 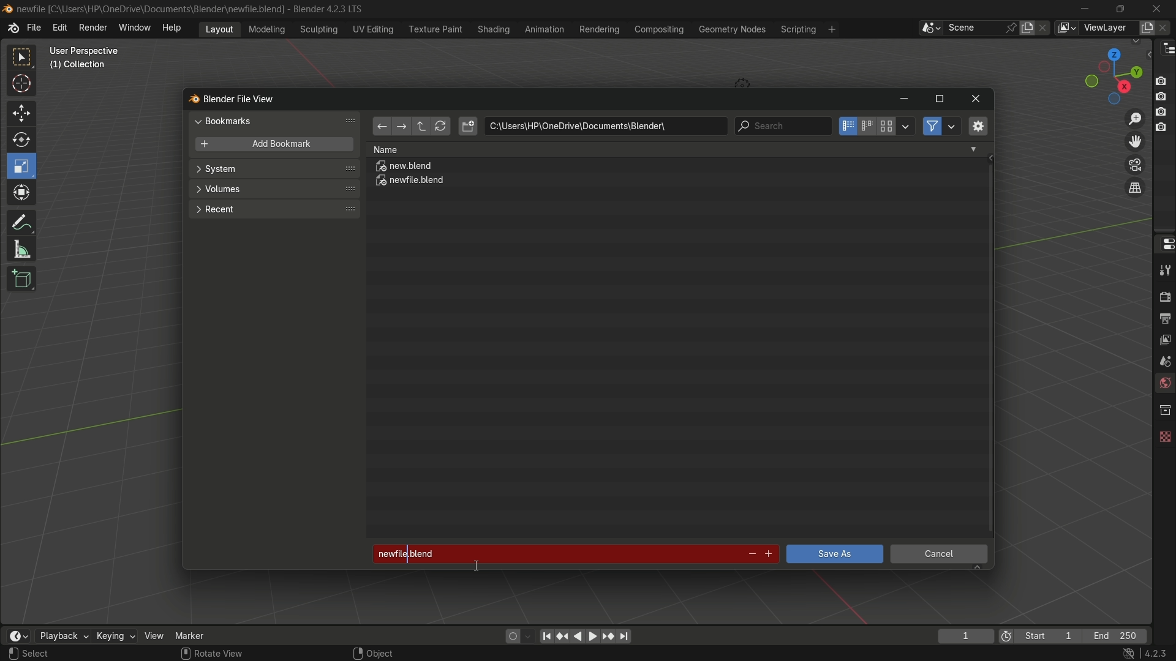 What do you see at coordinates (273, 208) in the screenshot?
I see `recent` at bounding box center [273, 208].